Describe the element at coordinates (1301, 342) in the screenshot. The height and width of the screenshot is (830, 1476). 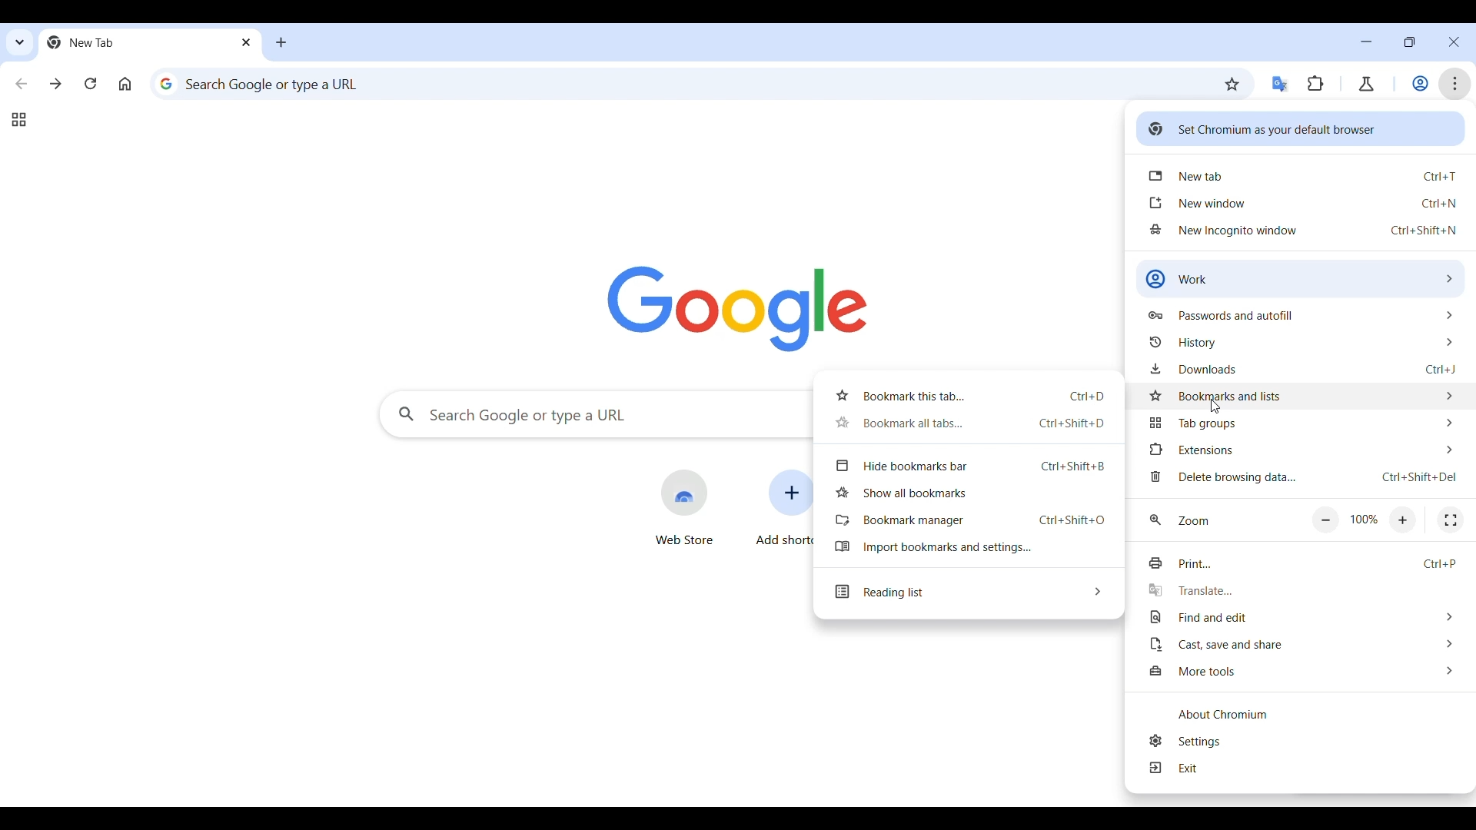
I see `History ` at that location.